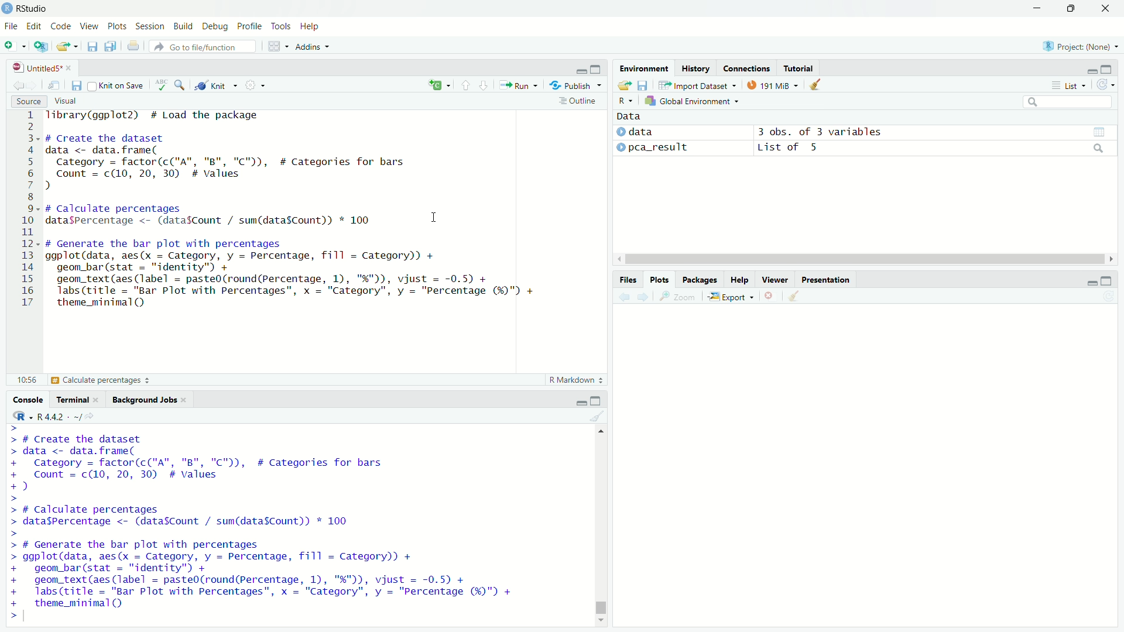 The width and height of the screenshot is (1124, 632). I want to click on data1 : data, so click(661, 132).